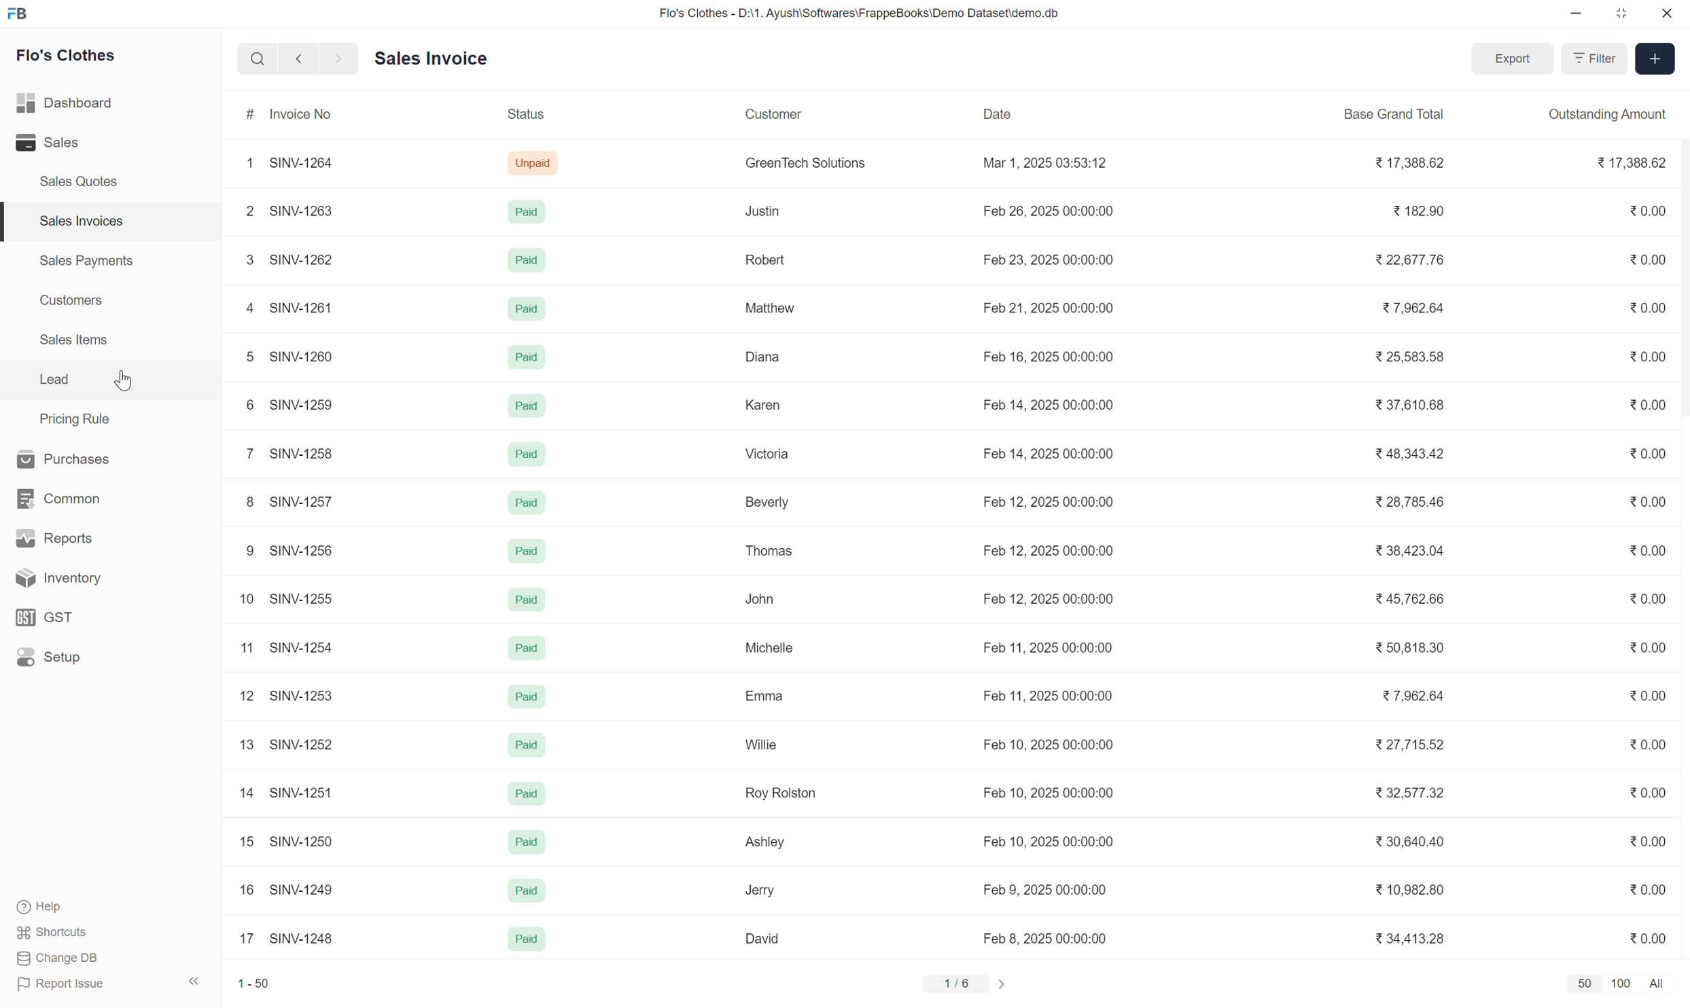 The width and height of the screenshot is (1690, 1008). I want to click on 12, so click(242, 695).